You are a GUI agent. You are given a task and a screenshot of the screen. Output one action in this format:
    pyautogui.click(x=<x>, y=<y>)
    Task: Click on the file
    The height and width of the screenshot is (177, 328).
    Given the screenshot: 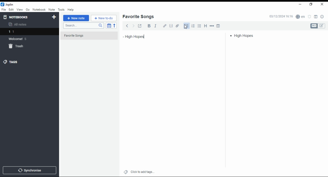 What is the action you would take?
    pyautogui.click(x=4, y=9)
    